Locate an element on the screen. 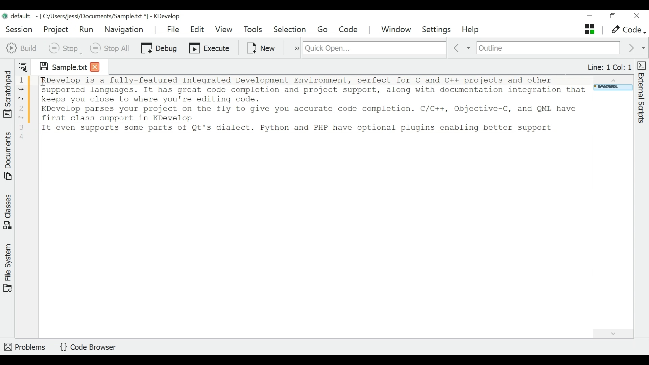 Image resolution: width=649 pixels, height=365 pixels. Close tab is located at coordinates (95, 66).